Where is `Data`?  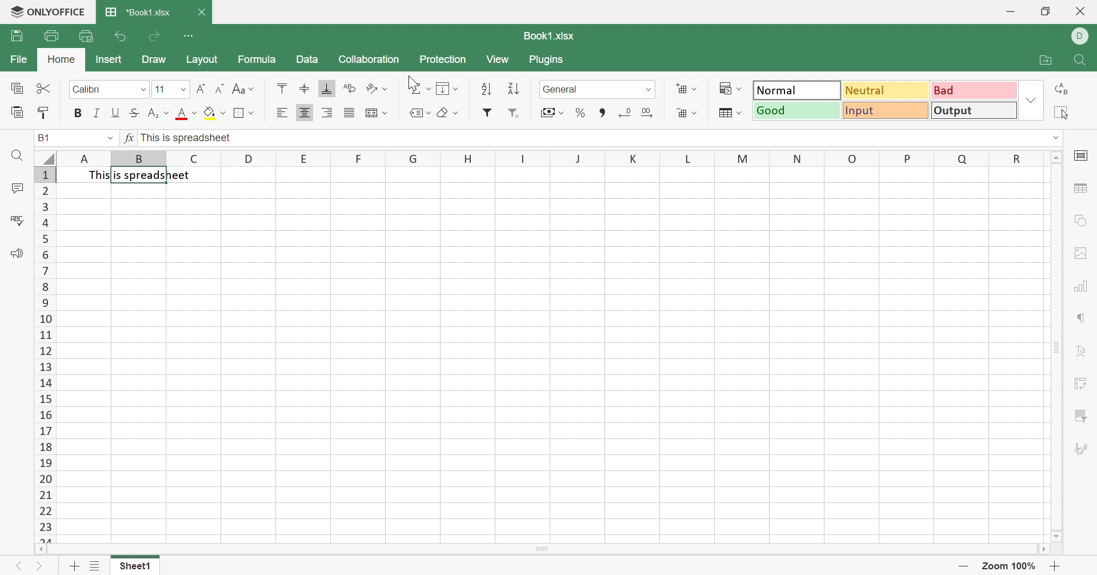 Data is located at coordinates (307, 59).